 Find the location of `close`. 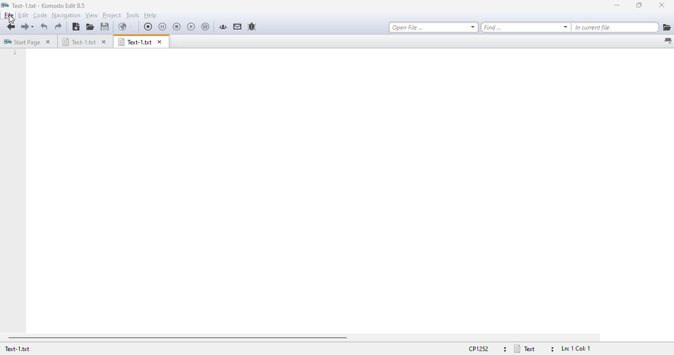

close is located at coordinates (661, 5).